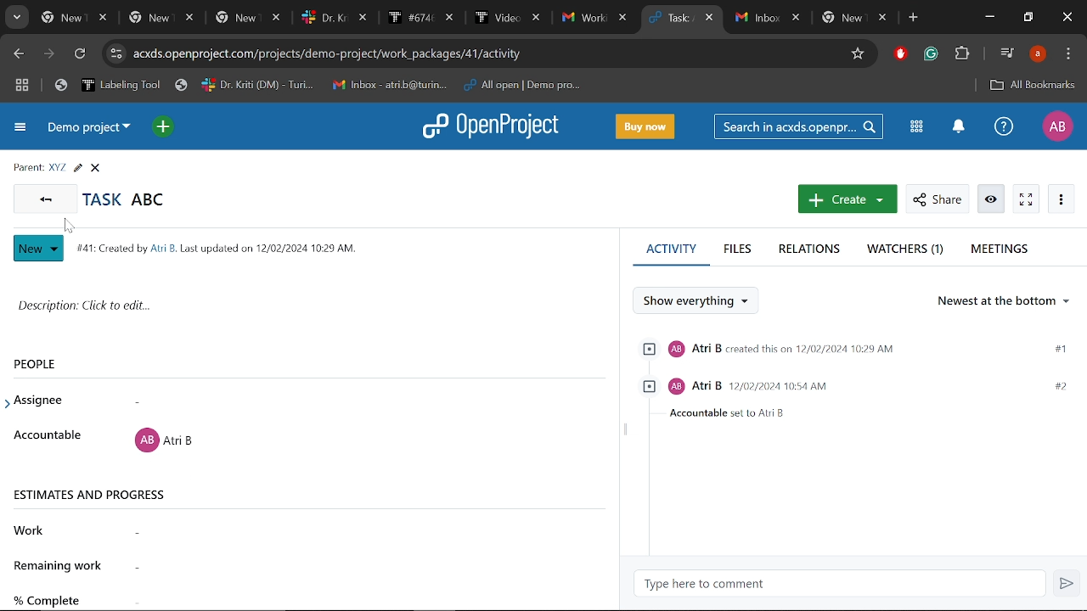  What do you see at coordinates (55, 433) in the screenshot?
I see `Accountable` at bounding box center [55, 433].